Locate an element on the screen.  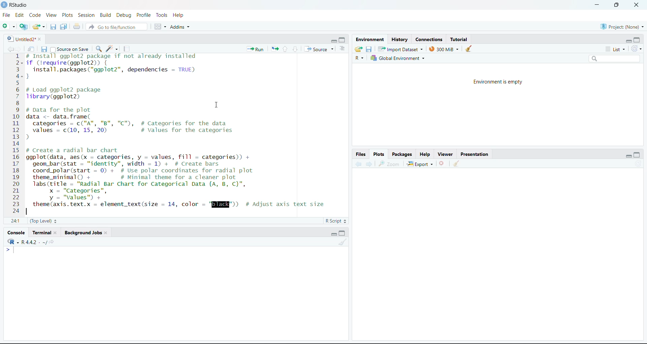
Code is located at coordinates (35, 16).